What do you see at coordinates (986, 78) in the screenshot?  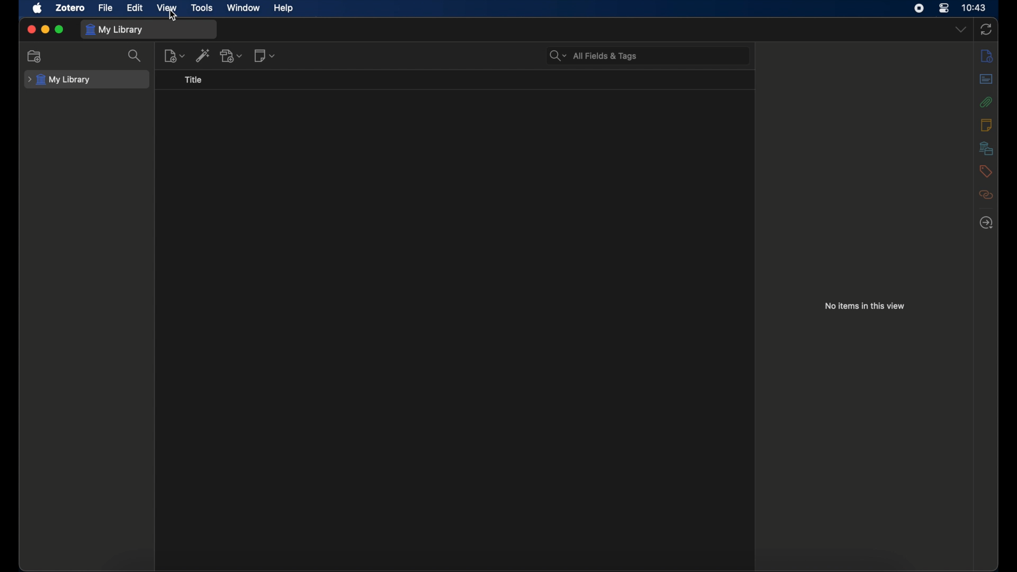 I see `abstract` at bounding box center [986, 78].